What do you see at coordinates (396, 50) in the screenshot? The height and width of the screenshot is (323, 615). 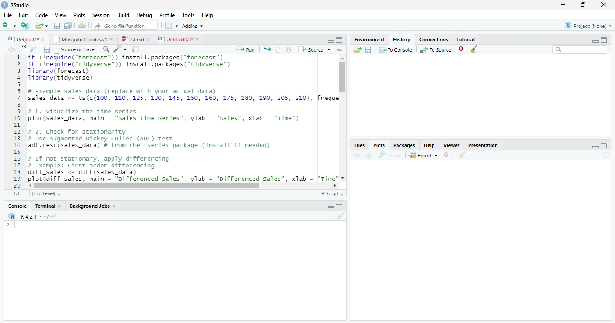 I see `To Console` at bounding box center [396, 50].